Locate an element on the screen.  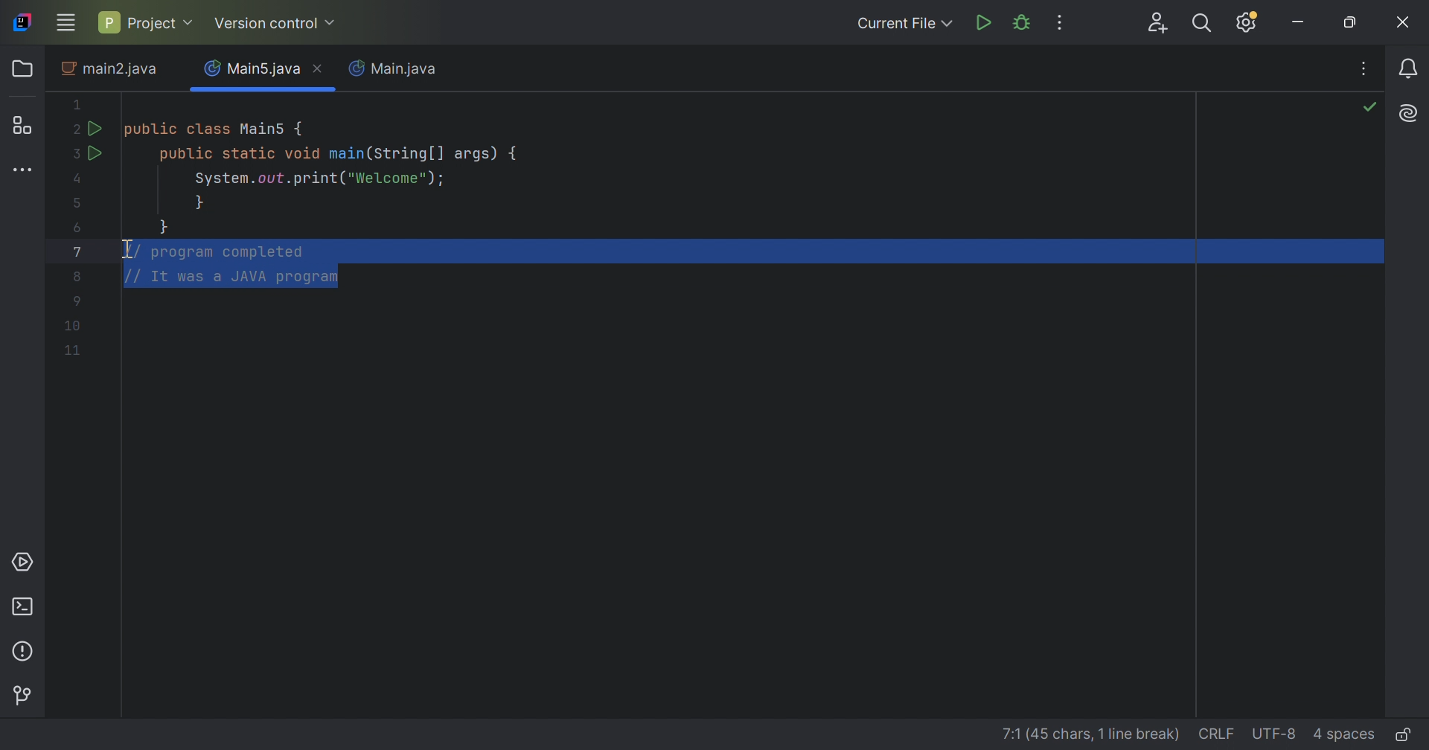
Main menu is located at coordinates (66, 22).